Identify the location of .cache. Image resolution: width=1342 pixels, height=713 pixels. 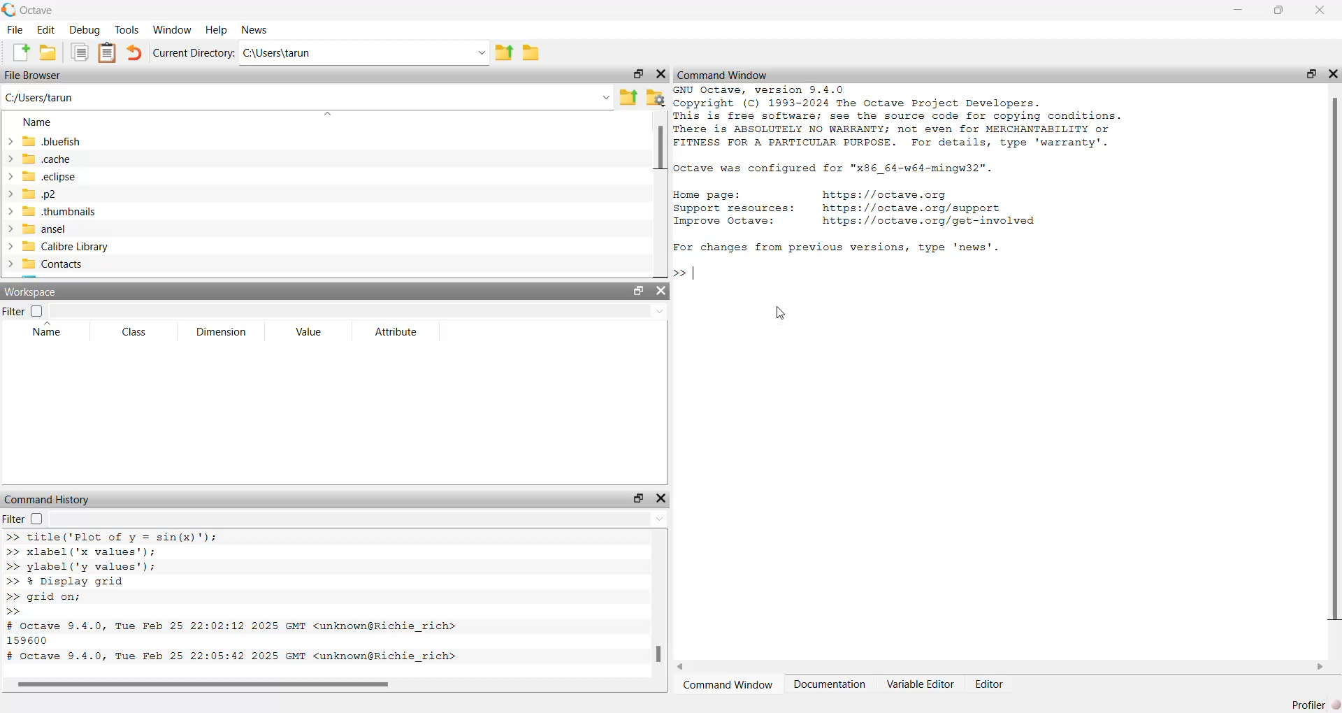
(45, 159).